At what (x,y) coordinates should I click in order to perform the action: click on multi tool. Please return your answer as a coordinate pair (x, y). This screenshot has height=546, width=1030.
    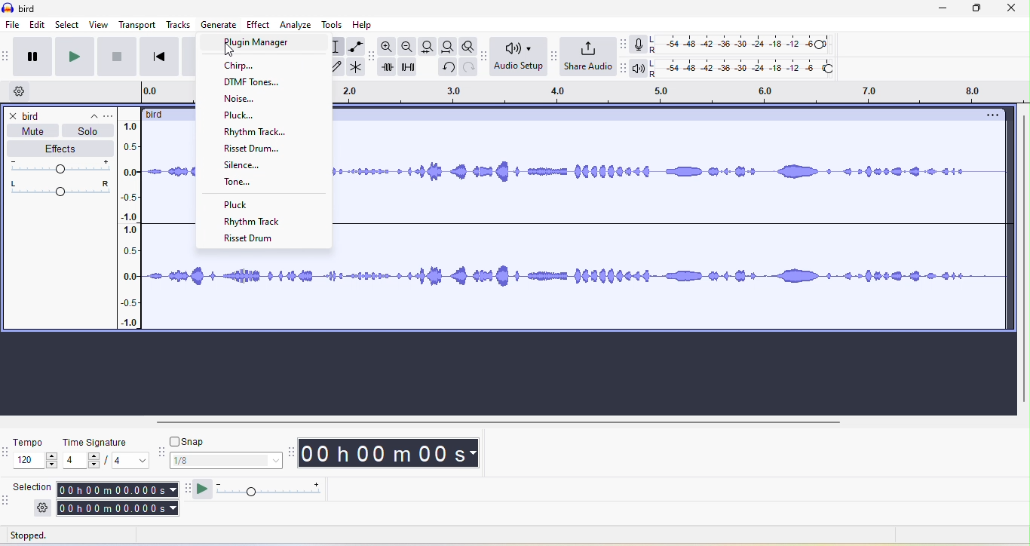
    Looking at the image, I should click on (361, 66).